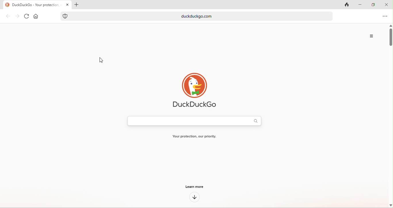 This screenshot has width=393, height=208. What do you see at coordinates (197, 137) in the screenshot?
I see `text` at bounding box center [197, 137].